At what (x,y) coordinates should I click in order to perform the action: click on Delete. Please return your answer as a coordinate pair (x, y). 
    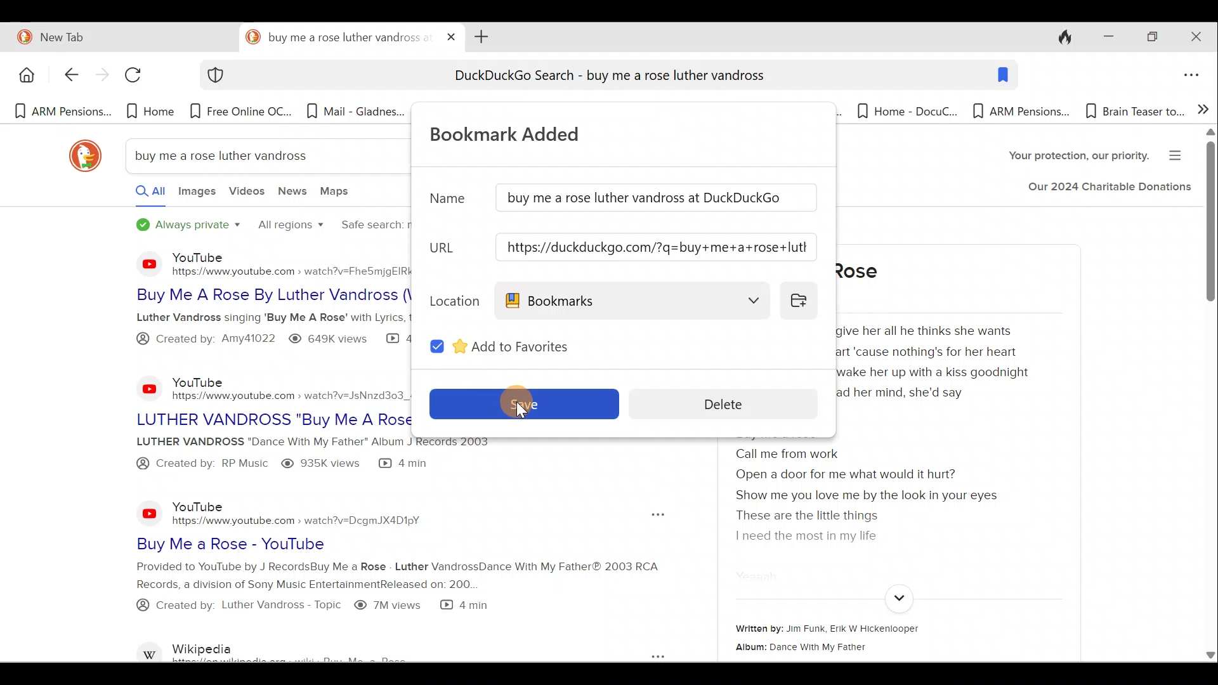
    Looking at the image, I should click on (733, 403).